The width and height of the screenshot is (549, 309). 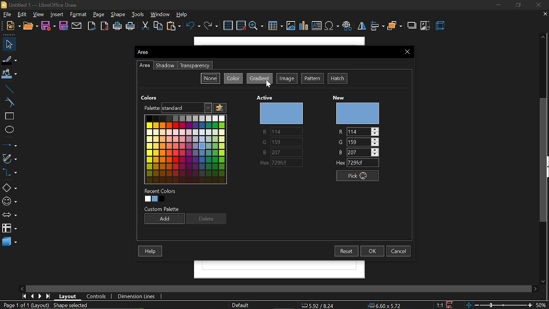 I want to click on new B, so click(x=358, y=152).